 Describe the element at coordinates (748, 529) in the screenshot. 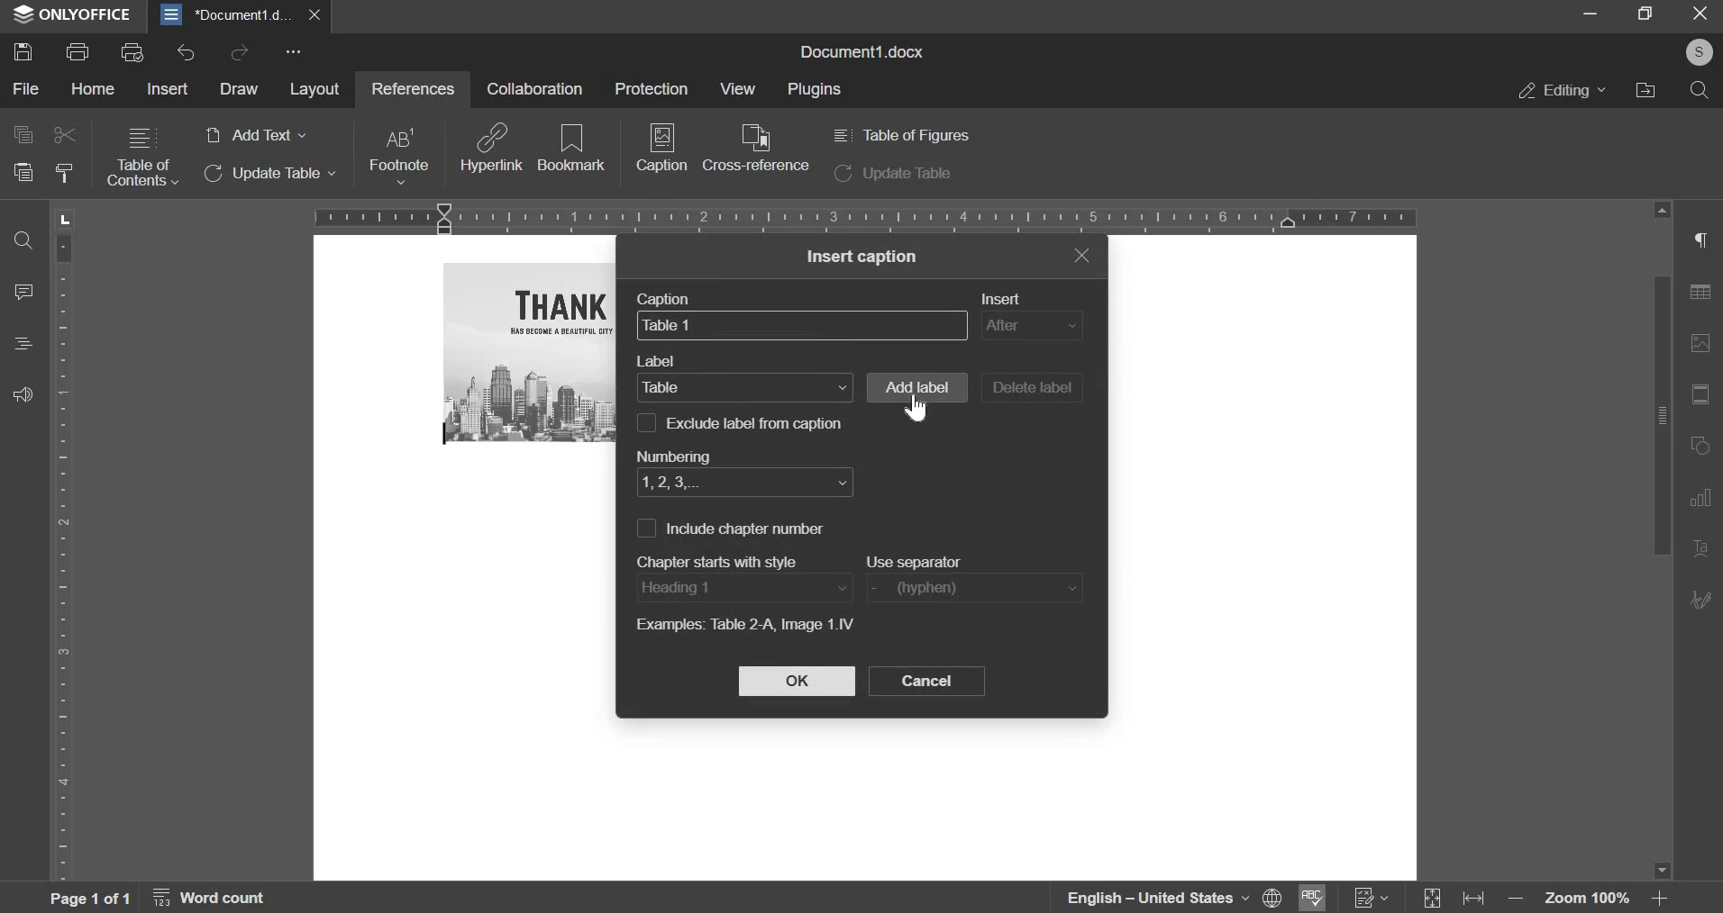

I see `include chapter number` at that location.